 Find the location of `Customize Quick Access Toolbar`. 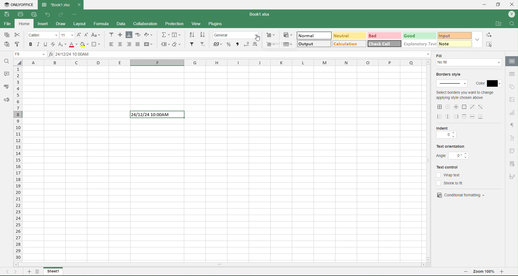

Customize Quick Access Toolbar is located at coordinates (74, 14).